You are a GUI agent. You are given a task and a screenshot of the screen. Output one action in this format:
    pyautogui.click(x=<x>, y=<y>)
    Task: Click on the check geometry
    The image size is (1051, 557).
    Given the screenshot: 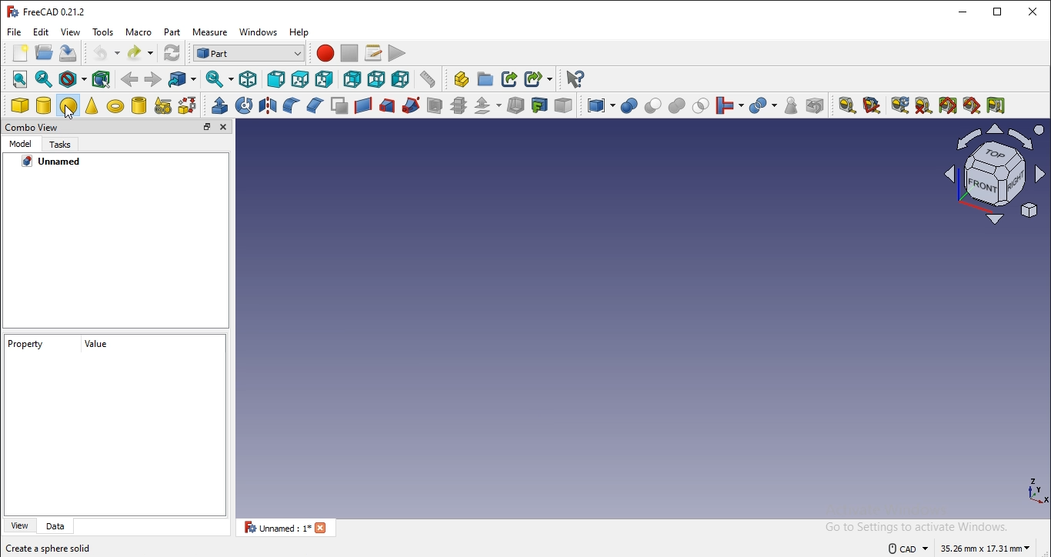 What is the action you would take?
    pyautogui.click(x=790, y=106)
    